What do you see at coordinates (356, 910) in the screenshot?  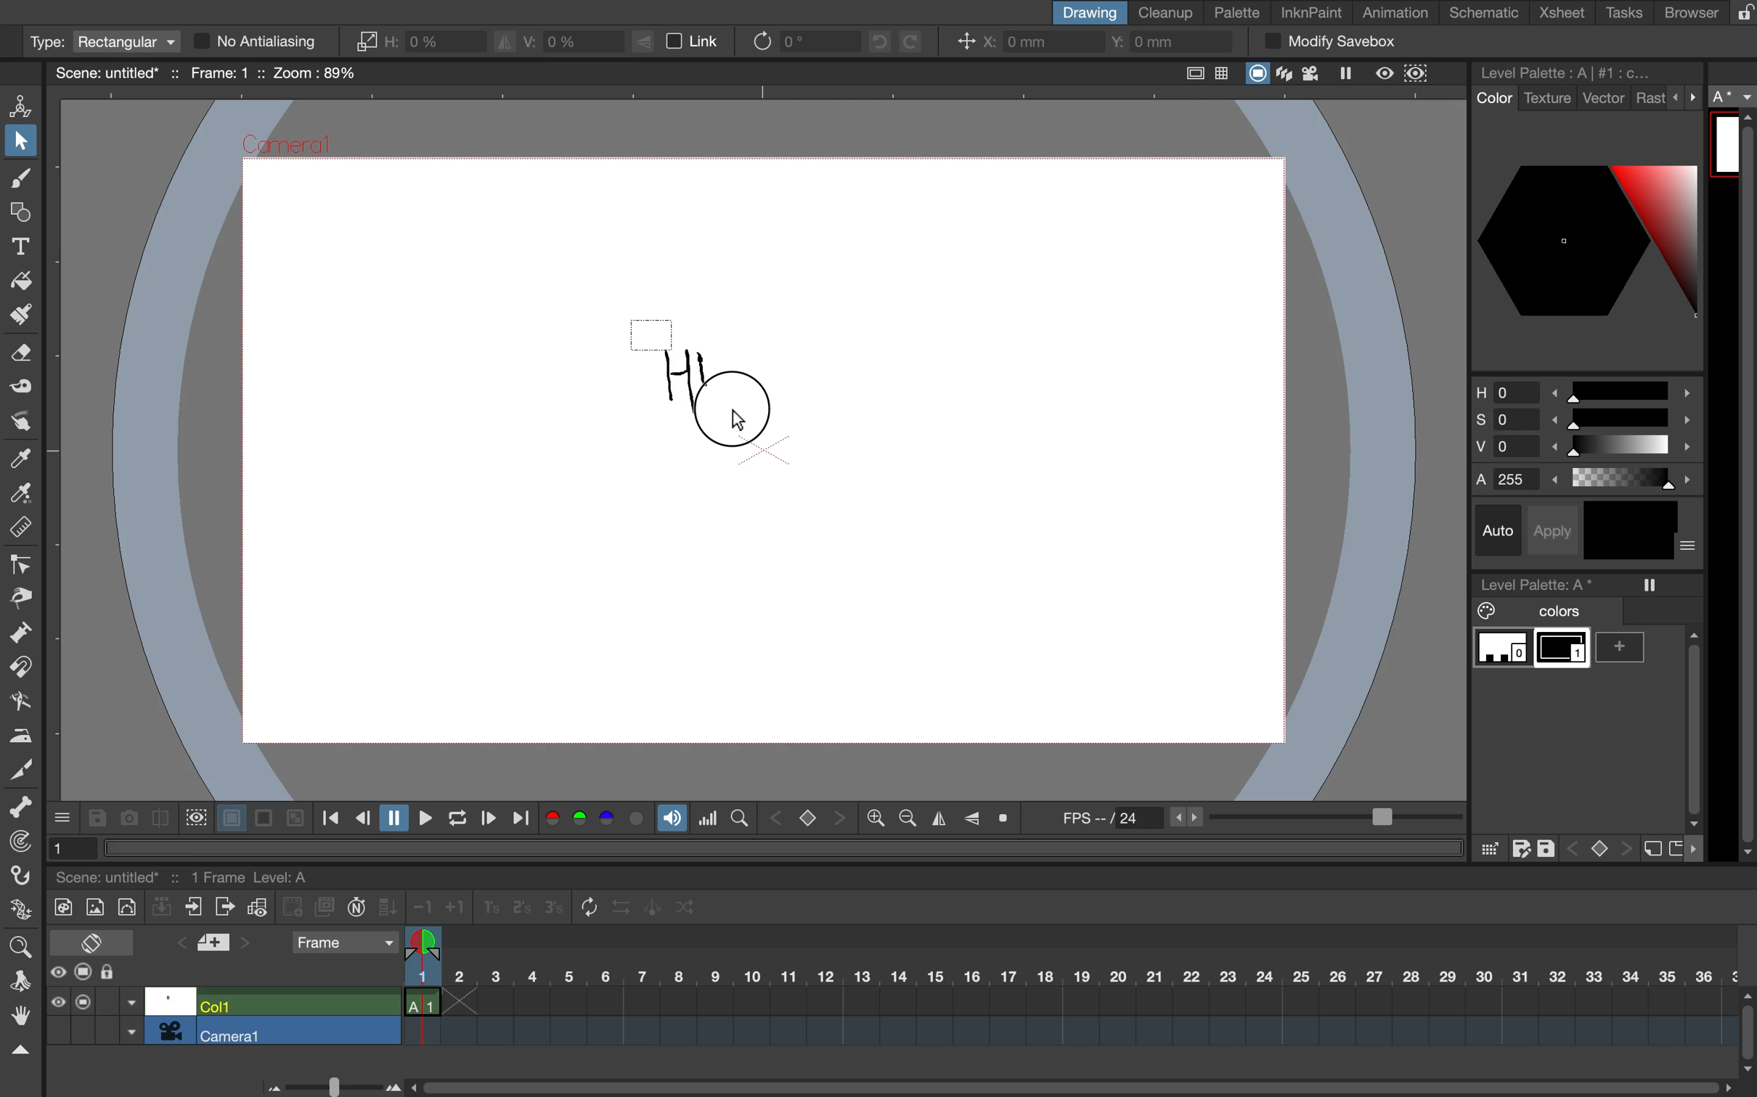 I see `auto input cell number` at bounding box center [356, 910].